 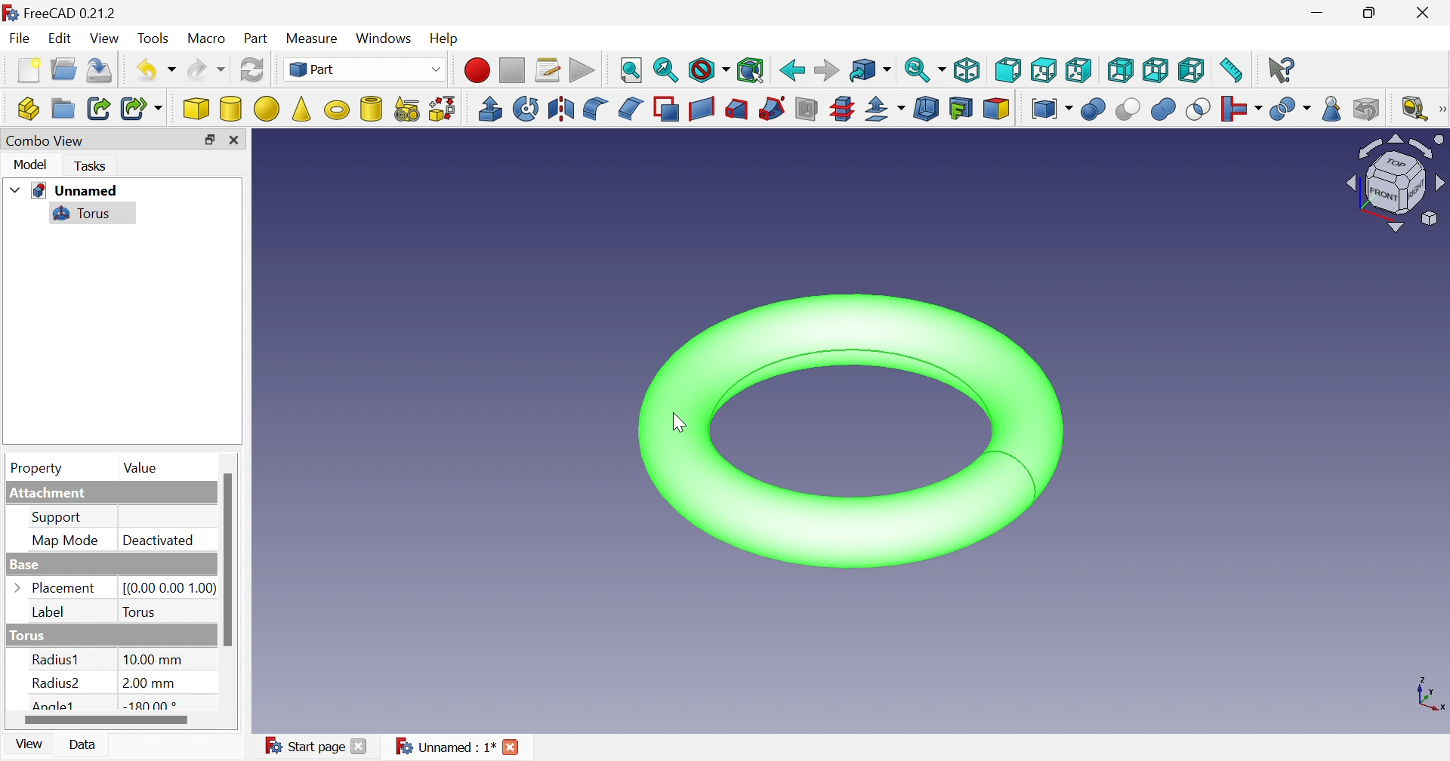 What do you see at coordinates (52, 494) in the screenshot?
I see `Attachment` at bounding box center [52, 494].